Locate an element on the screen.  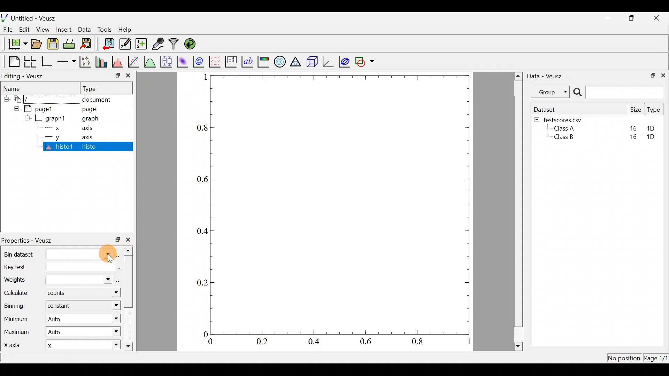
Base graph is located at coordinates (47, 61).